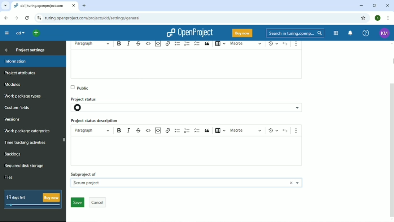 Image resolution: width=394 pixels, height=222 pixels. Describe the element at coordinates (286, 44) in the screenshot. I see `Undo` at that location.